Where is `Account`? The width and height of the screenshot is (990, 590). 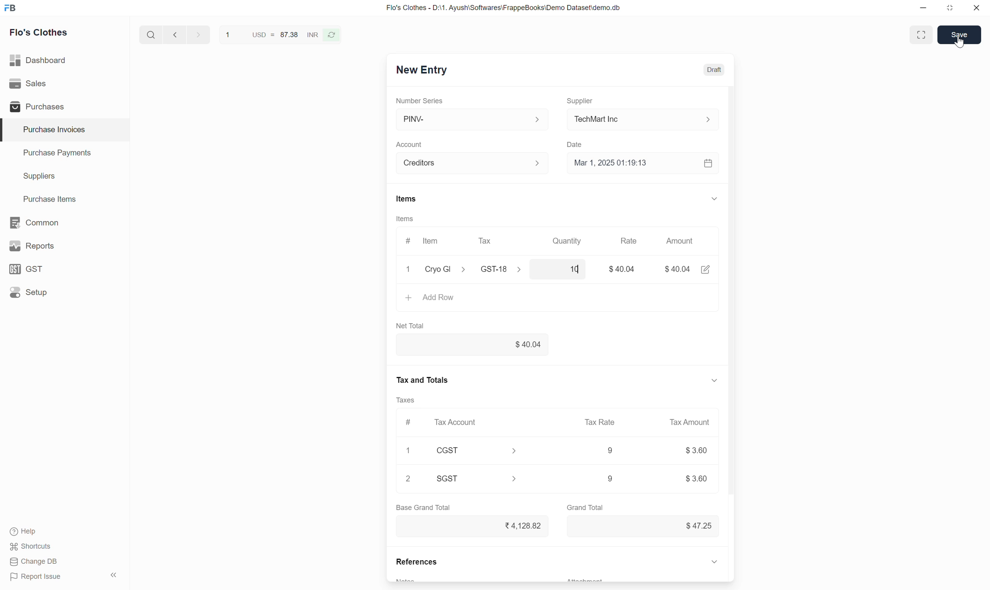 Account is located at coordinates (411, 142).